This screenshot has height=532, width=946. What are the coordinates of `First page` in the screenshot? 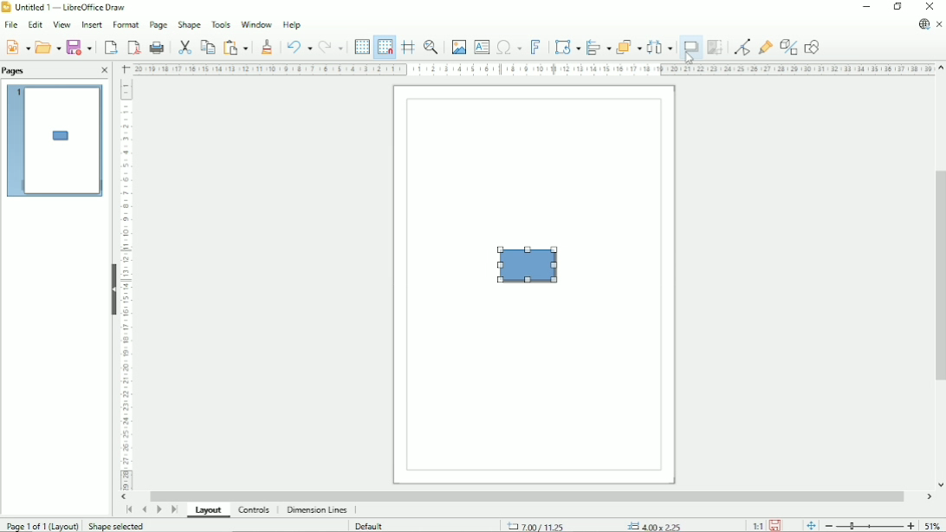 It's located at (128, 509).